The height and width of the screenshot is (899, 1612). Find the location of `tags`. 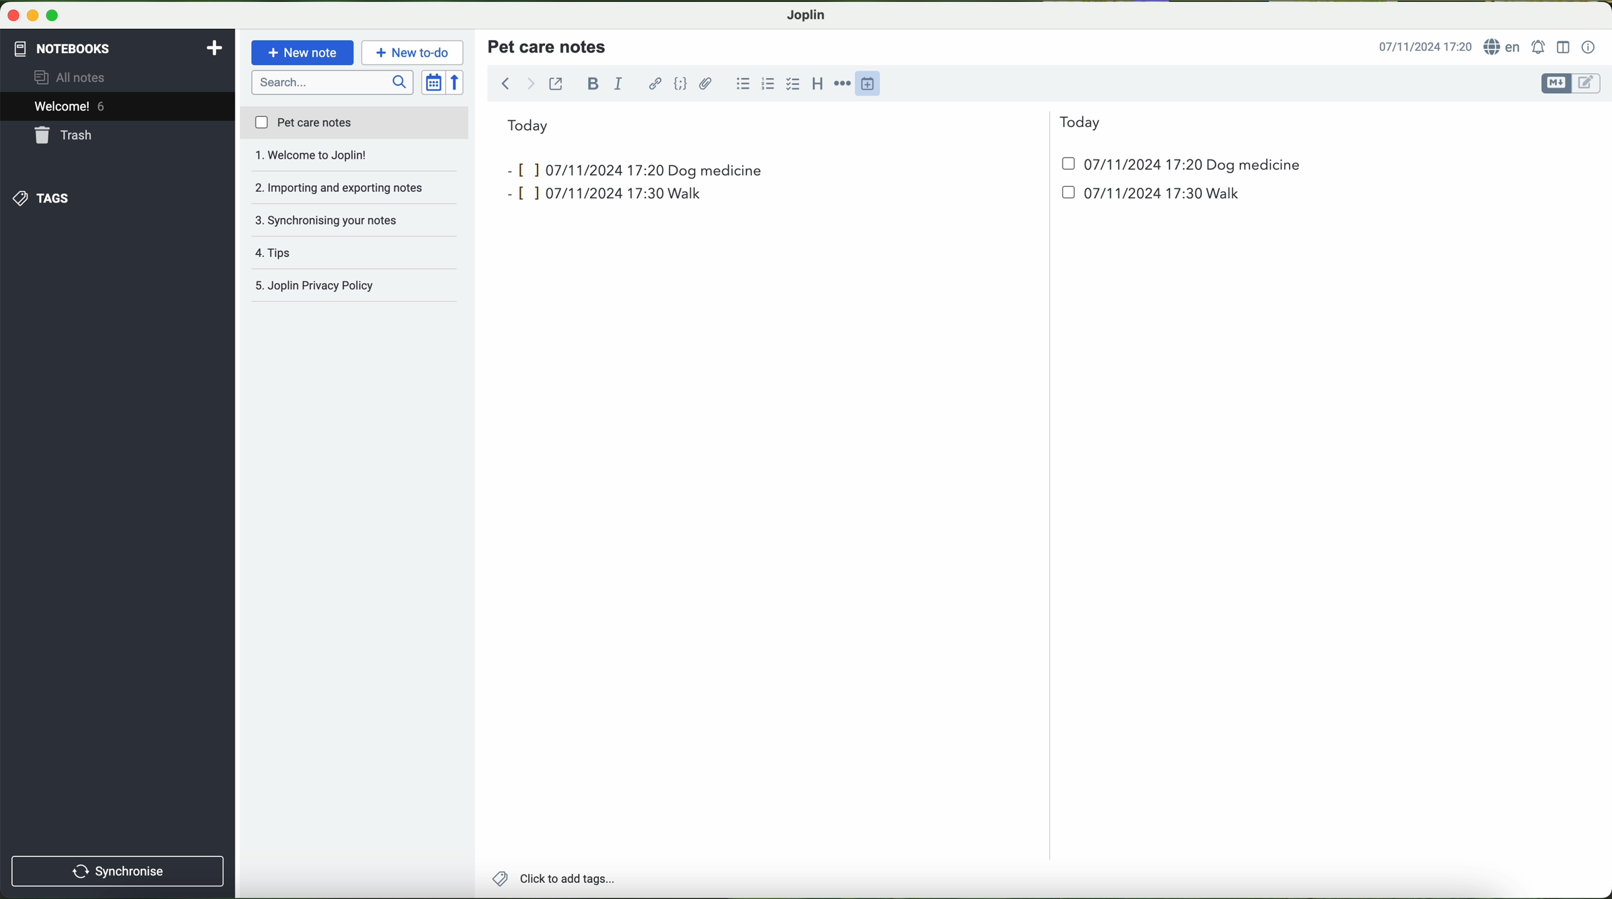

tags is located at coordinates (39, 198).